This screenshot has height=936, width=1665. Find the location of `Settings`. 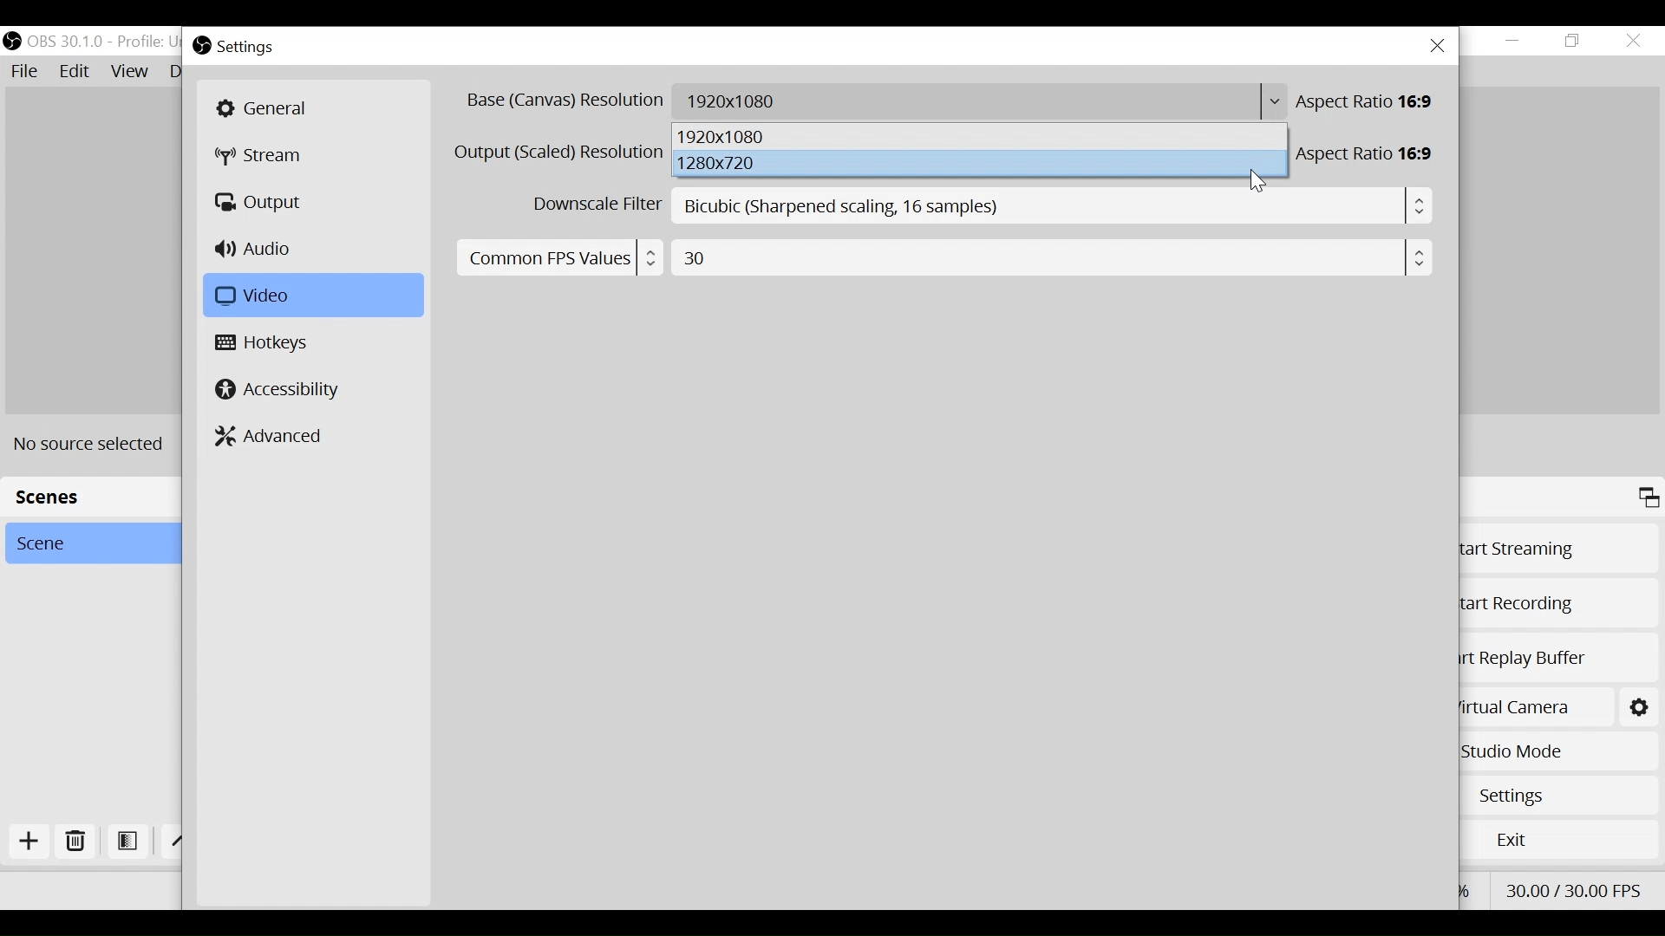

Settings is located at coordinates (247, 48).